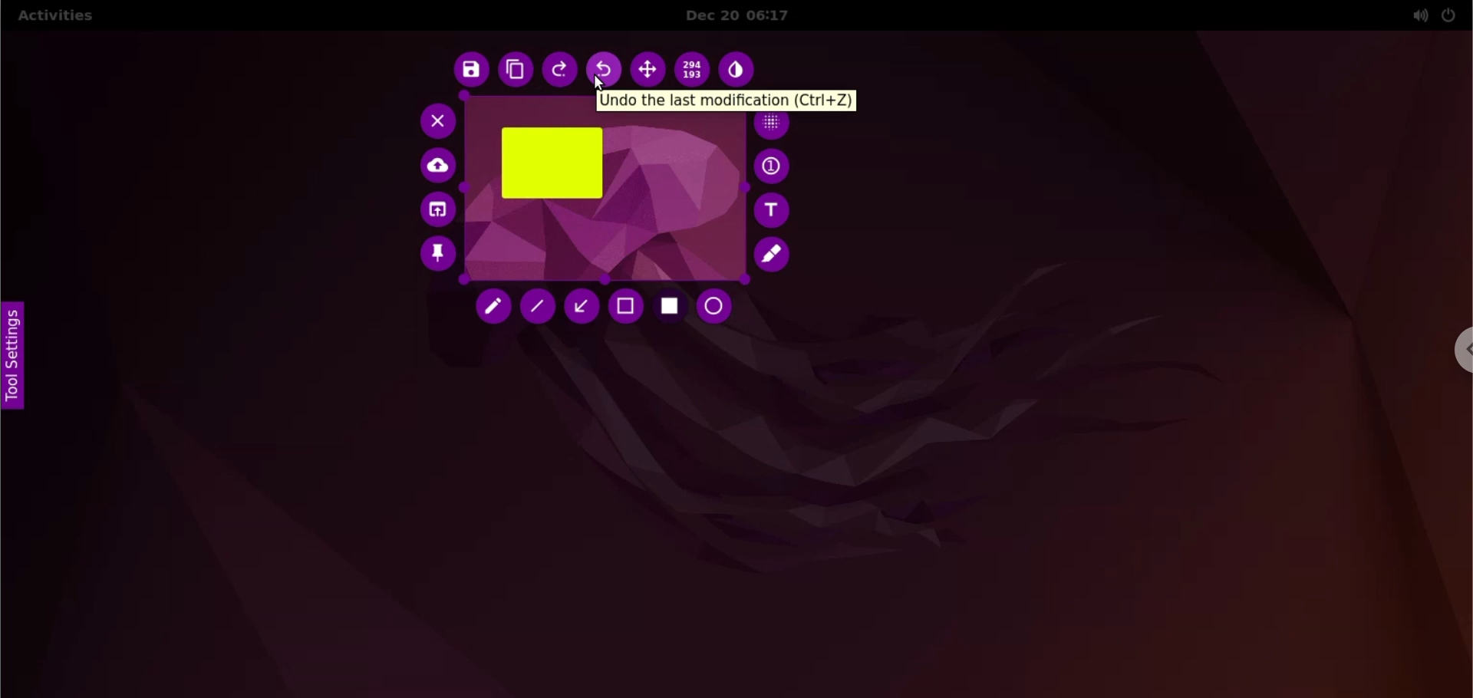  What do you see at coordinates (436, 211) in the screenshot?
I see `choose app to open` at bounding box center [436, 211].